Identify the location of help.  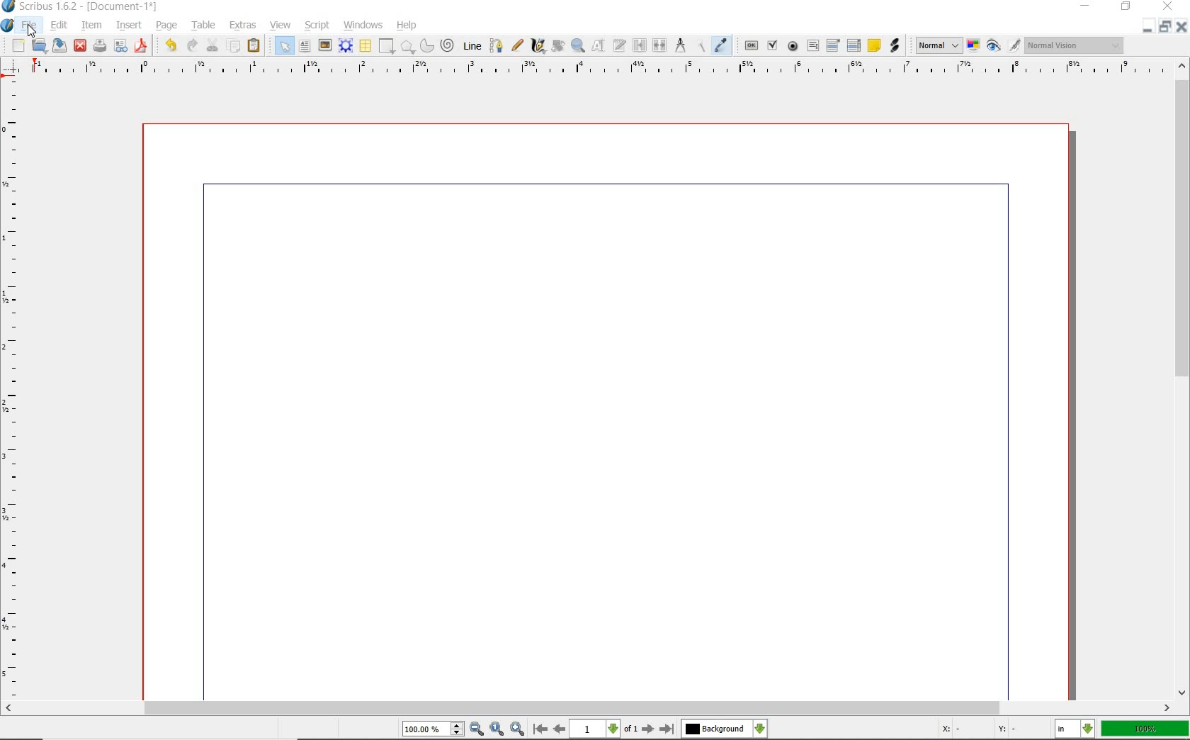
(407, 26).